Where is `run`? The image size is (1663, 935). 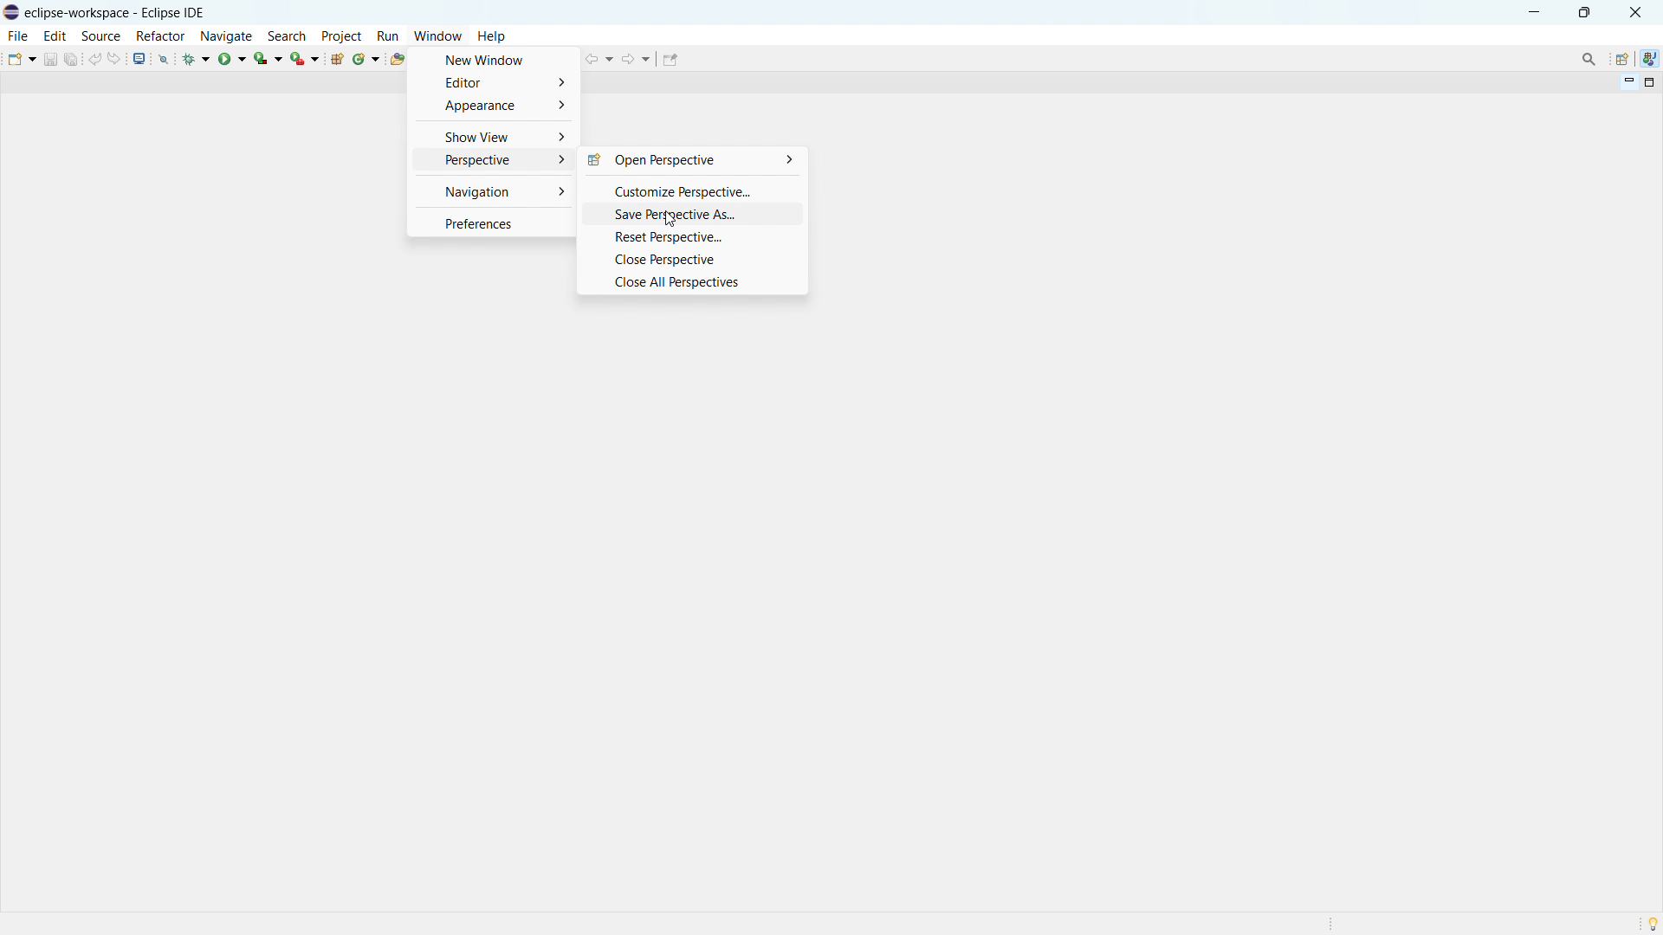
run is located at coordinates (232, 58).